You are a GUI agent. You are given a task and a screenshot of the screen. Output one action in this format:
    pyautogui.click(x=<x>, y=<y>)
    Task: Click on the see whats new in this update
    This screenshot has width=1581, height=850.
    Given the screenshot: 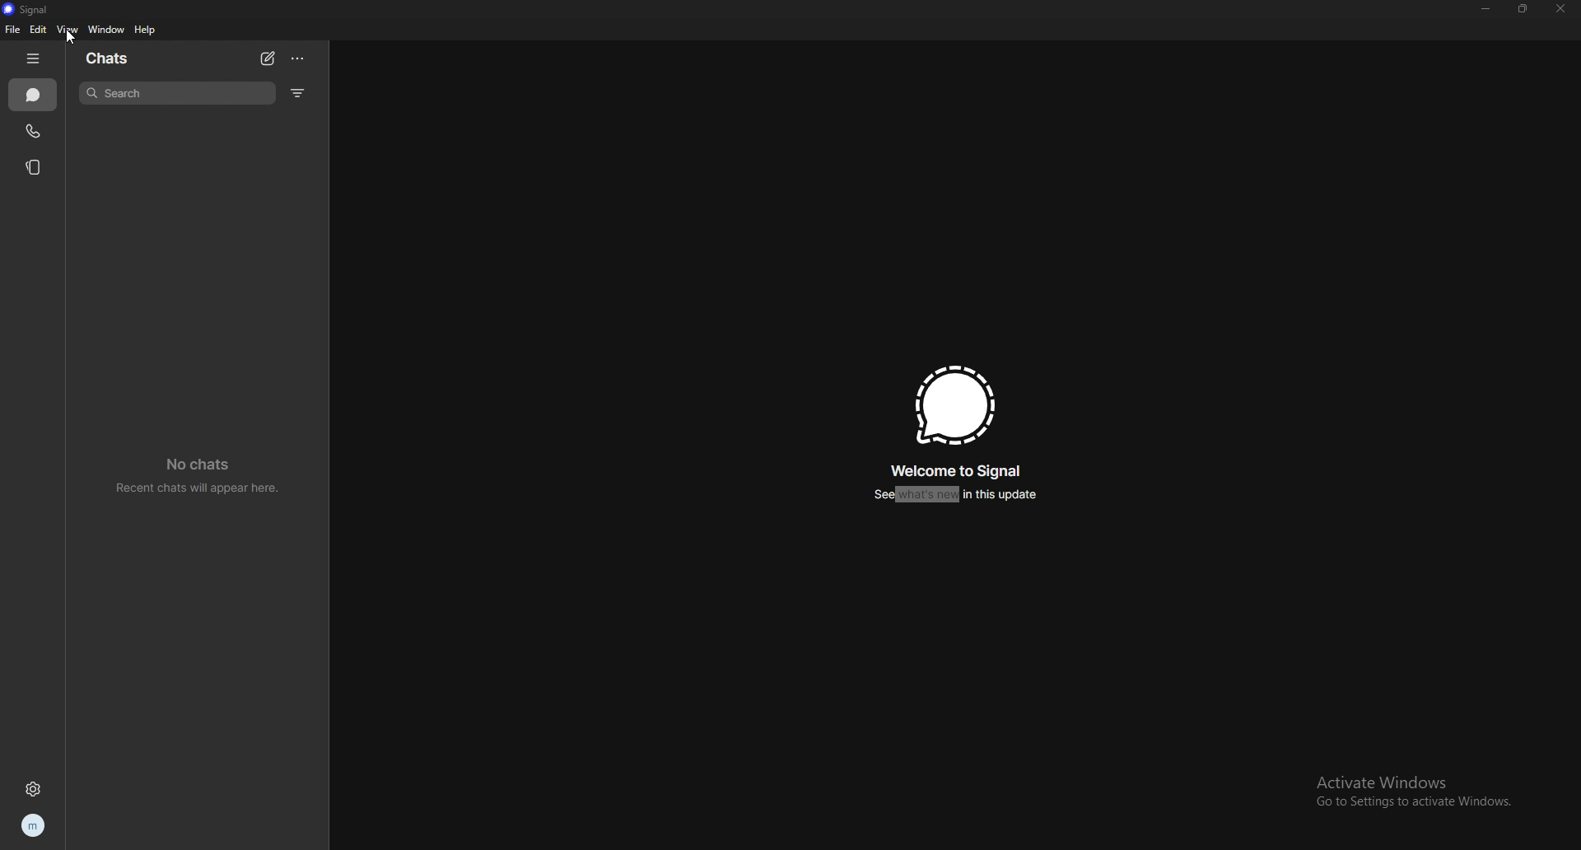 What is the action you would take?
    pyautogui.click(x=955, y=493)
    